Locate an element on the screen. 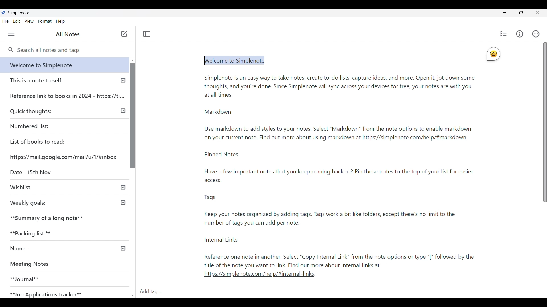 This screenshot has height=307, width=547. Quick slide to bottom is located at coordinates (132, 293).